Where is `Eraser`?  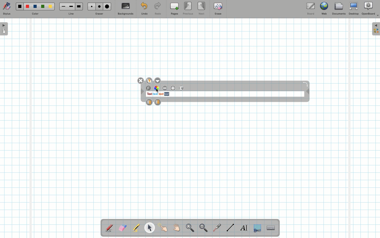
Eraser is located at coordinates (99, 14).